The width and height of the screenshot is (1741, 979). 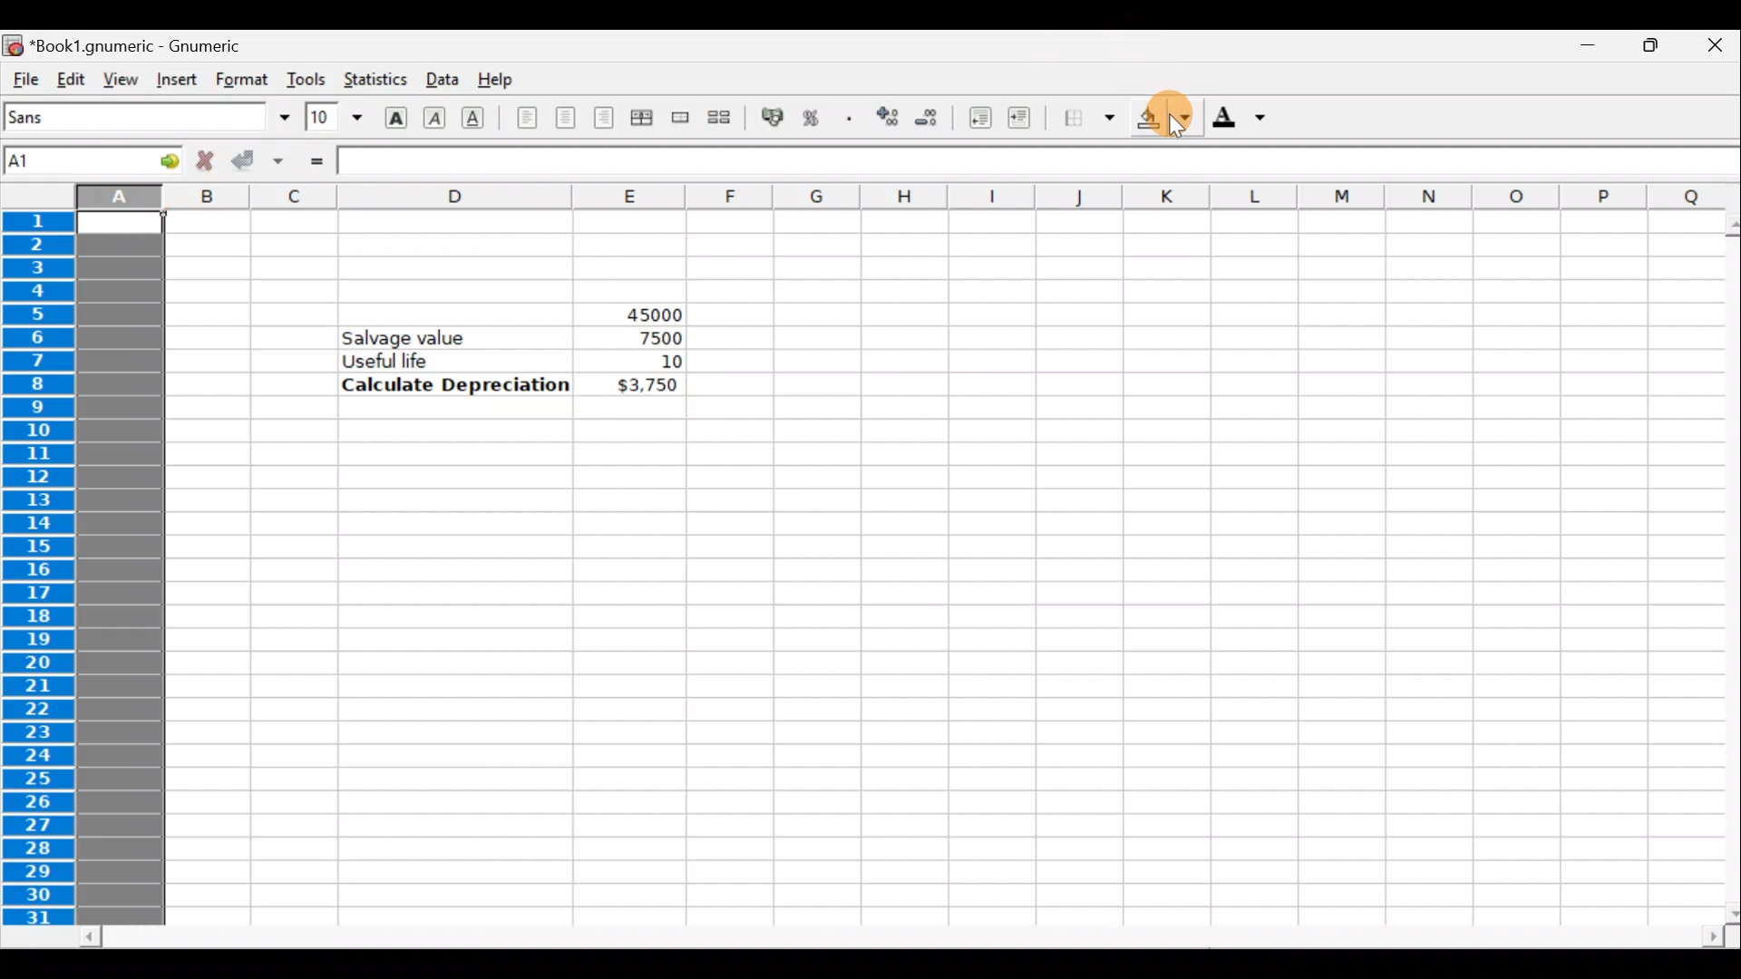 I want to click on Column A selected, so click(x=120, y=568).